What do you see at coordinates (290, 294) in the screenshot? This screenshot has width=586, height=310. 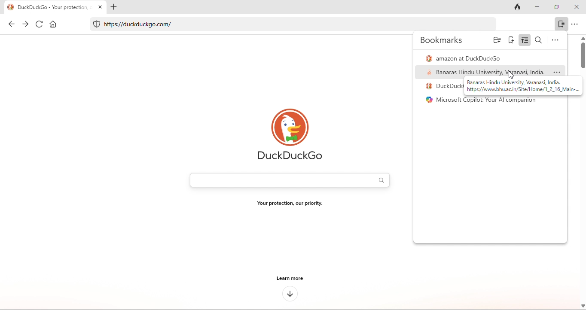 I see `down arrow` at bounding box center [290, 294].